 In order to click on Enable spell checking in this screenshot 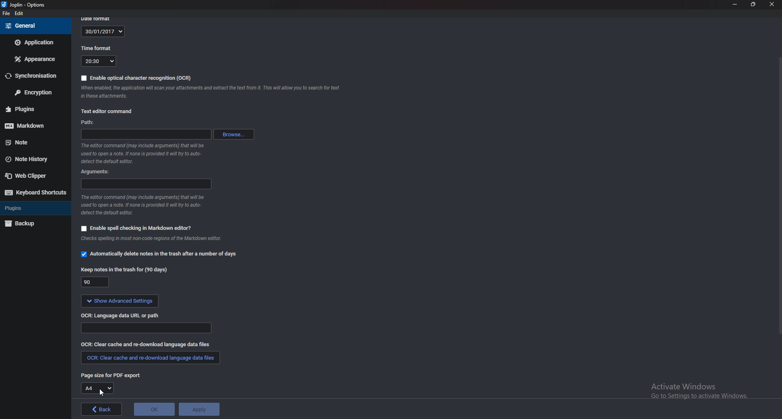, I will do `click(136, 228)`.